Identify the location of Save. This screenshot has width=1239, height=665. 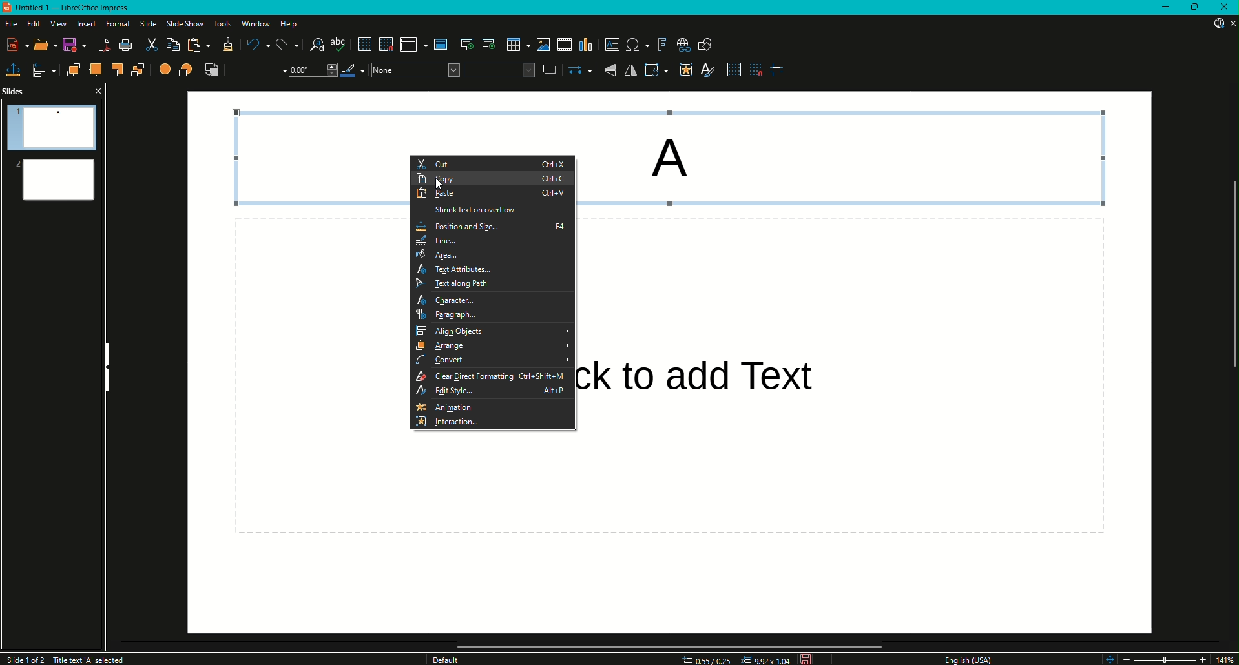
(806, 658).